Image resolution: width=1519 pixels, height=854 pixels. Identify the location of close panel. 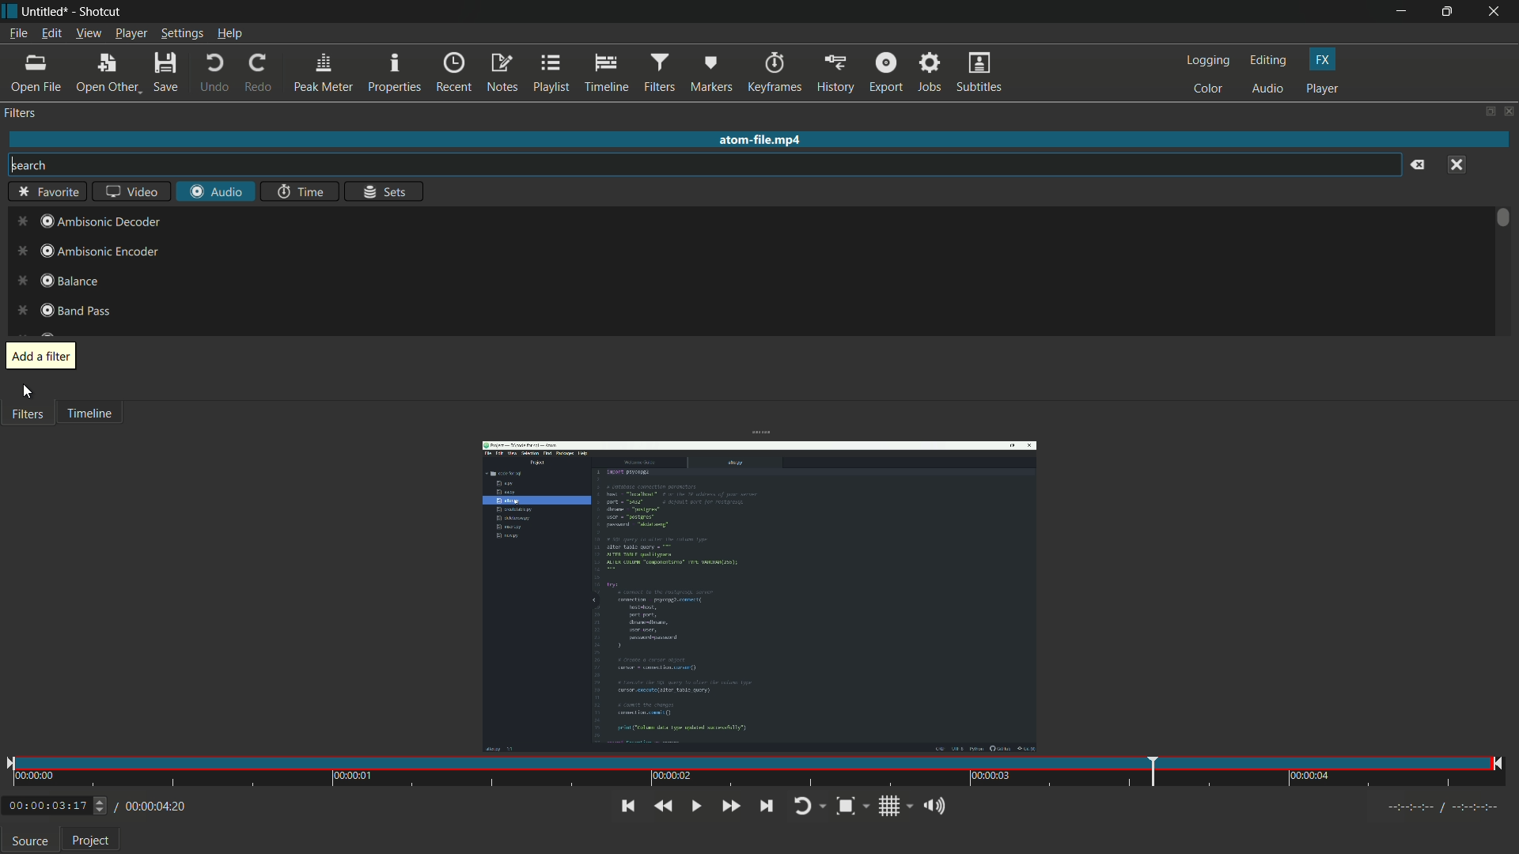
(1510, 111).